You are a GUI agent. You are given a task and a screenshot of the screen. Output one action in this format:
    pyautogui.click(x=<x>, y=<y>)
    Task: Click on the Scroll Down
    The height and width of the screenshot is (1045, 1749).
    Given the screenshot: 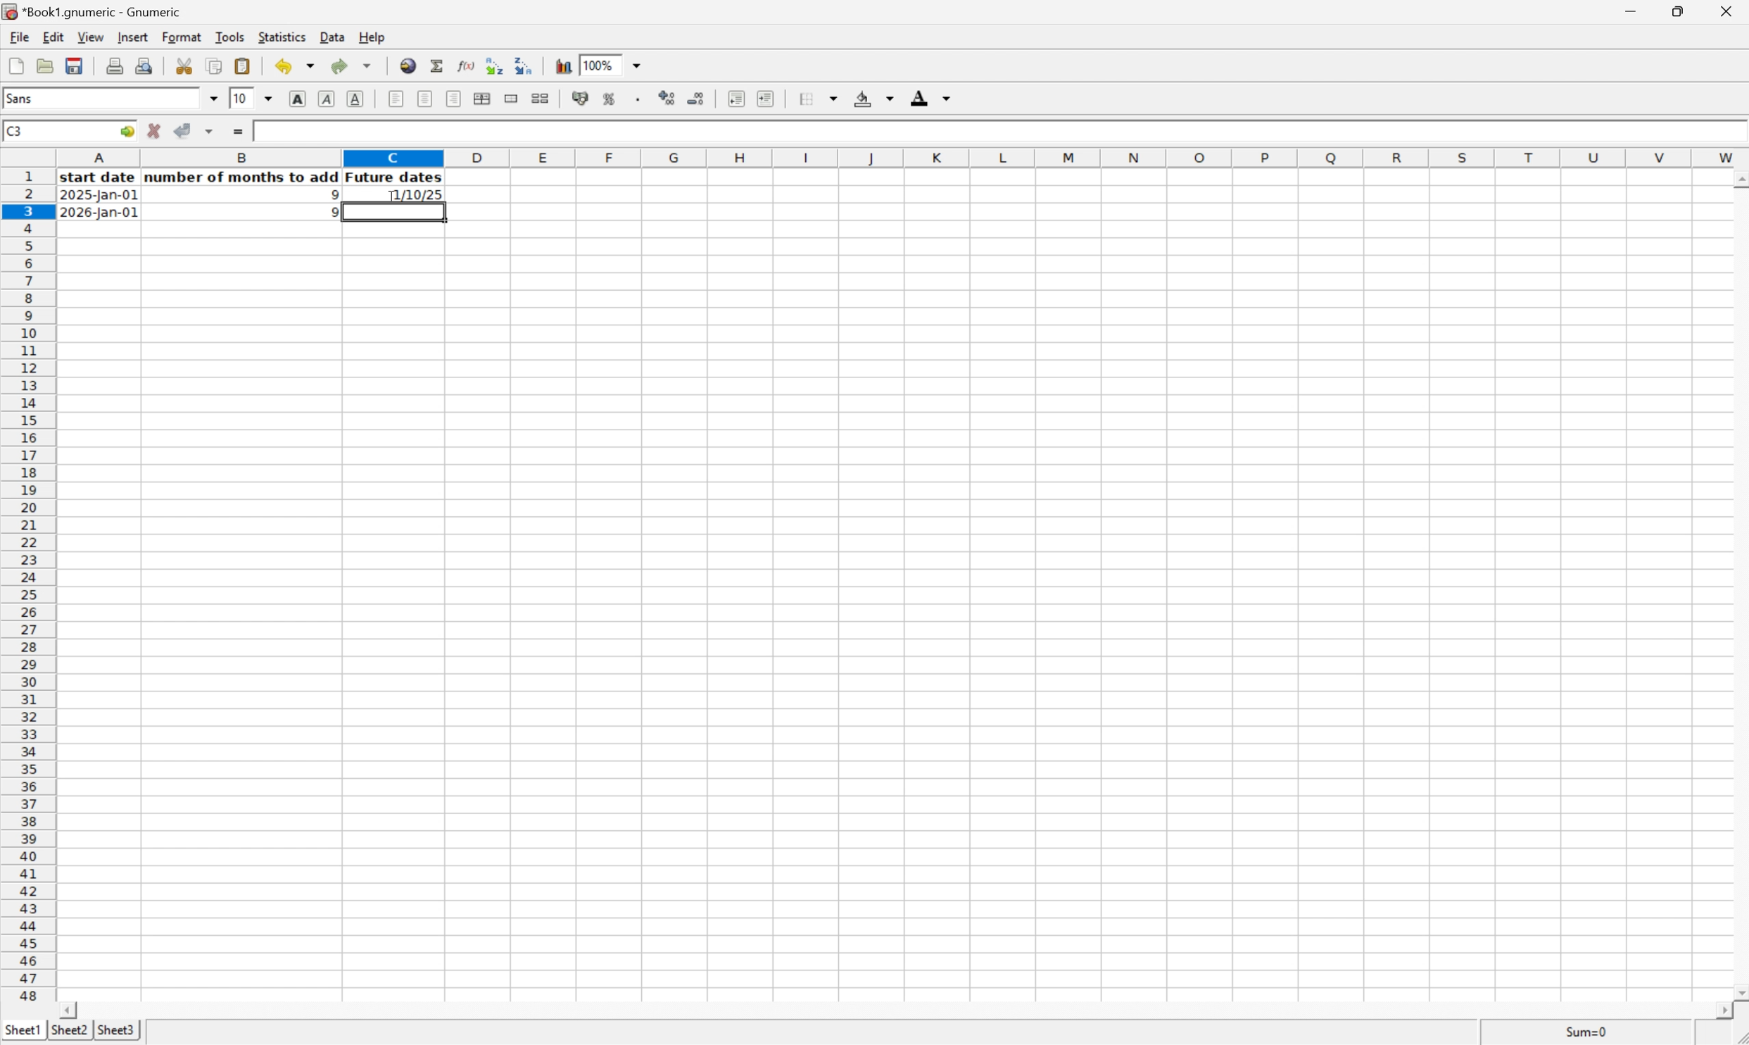 What is the action you would take?
    pyautogui.click(x=1738, y=990)
    